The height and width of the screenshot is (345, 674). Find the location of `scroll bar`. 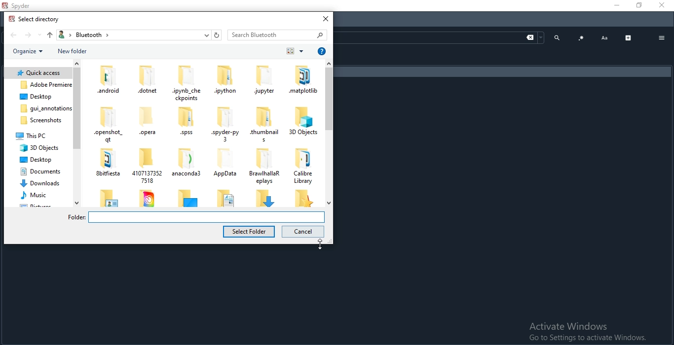

scroll bar is located at coordinates (329, 133).